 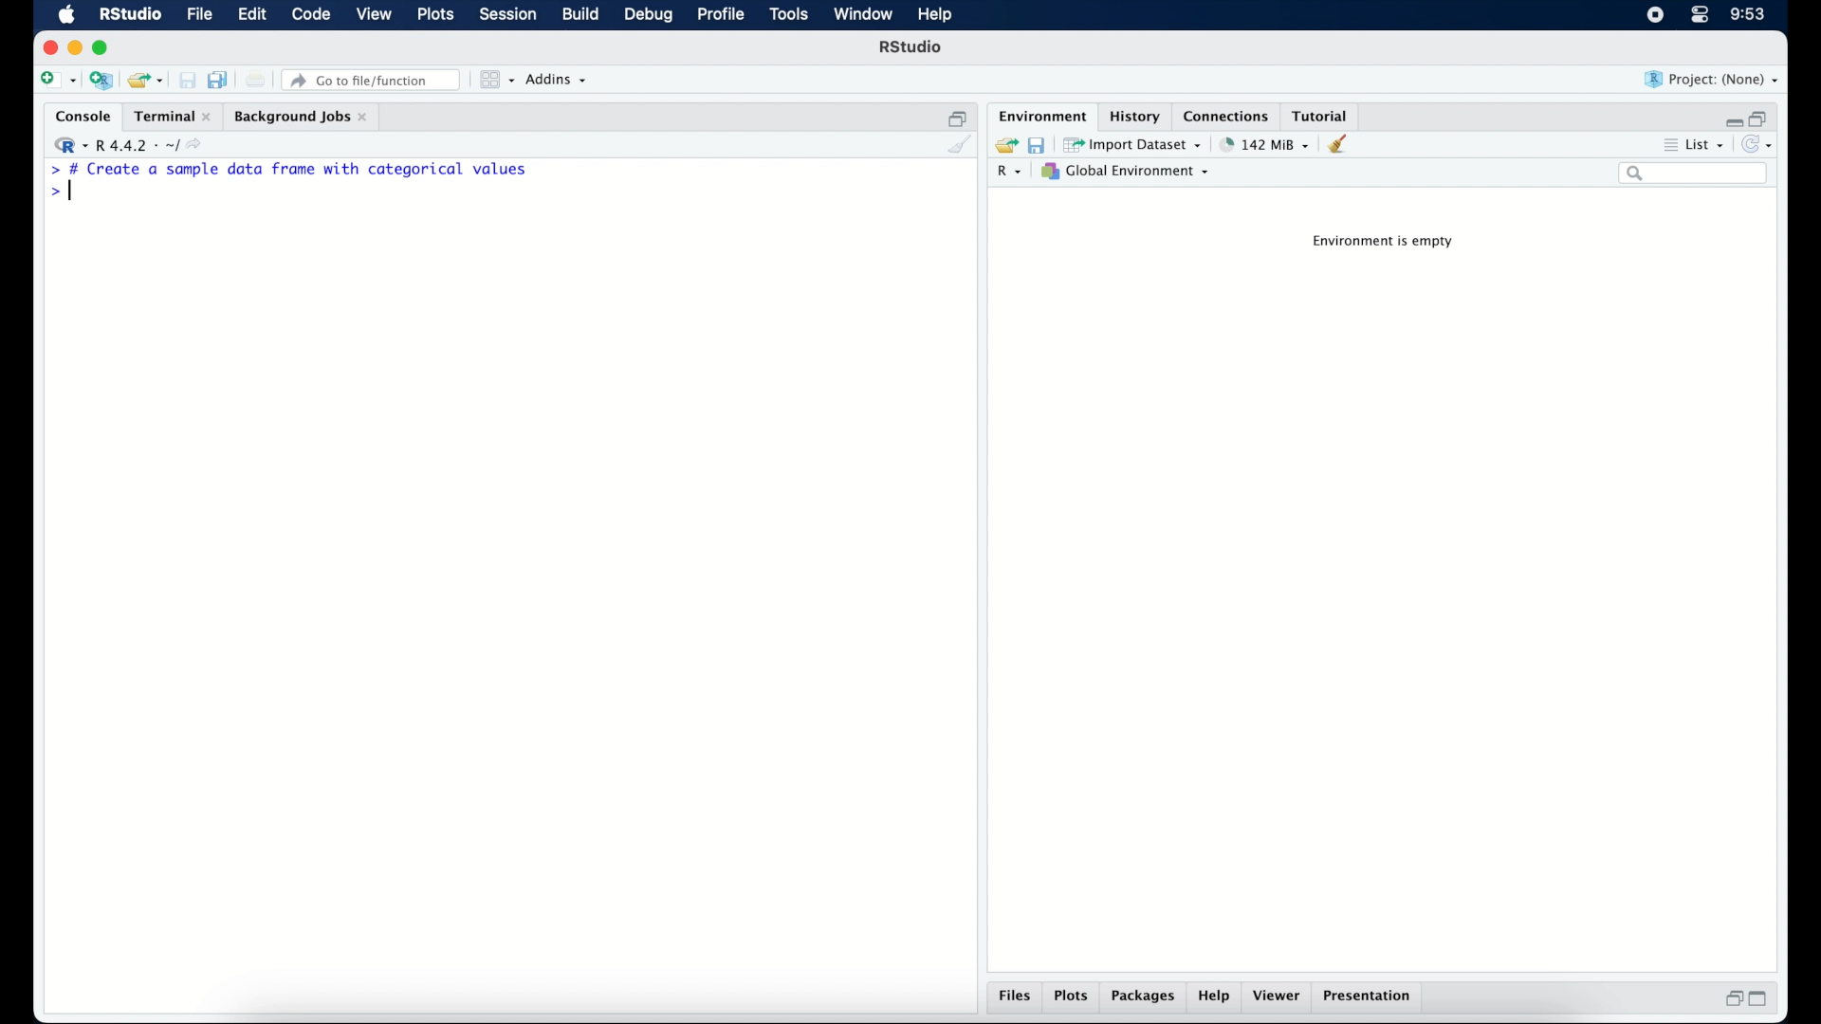 I want to click on restore down, so click(x=1763, y=117).